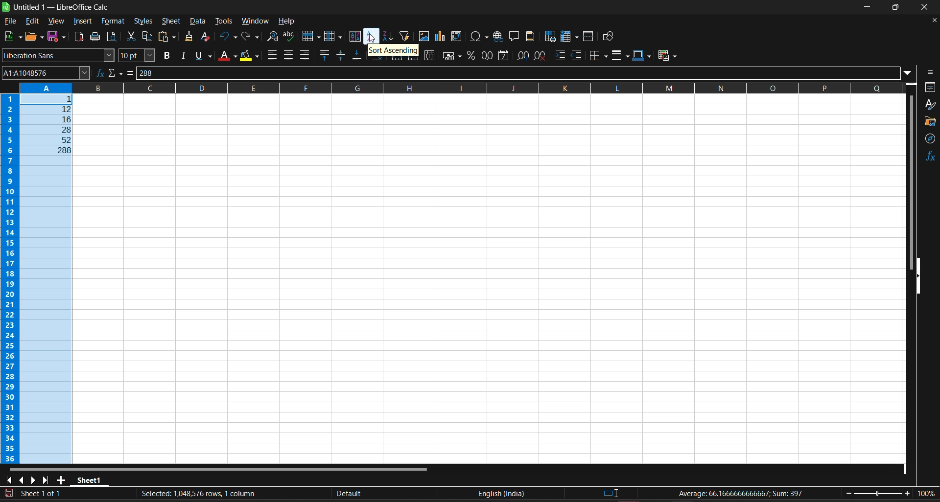  What do you see at coordinates (311, 36) in the screenshot?
I see `row` at bounding box center [311, 36].